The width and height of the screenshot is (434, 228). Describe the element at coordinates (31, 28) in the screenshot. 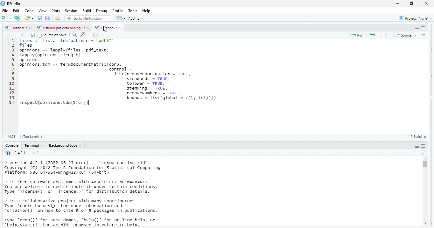

I see `close` at that location.